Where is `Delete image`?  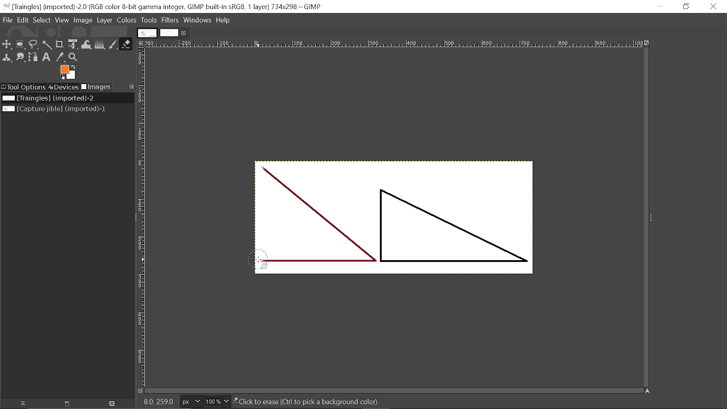 Delete image is located at coordinates (111, 404).